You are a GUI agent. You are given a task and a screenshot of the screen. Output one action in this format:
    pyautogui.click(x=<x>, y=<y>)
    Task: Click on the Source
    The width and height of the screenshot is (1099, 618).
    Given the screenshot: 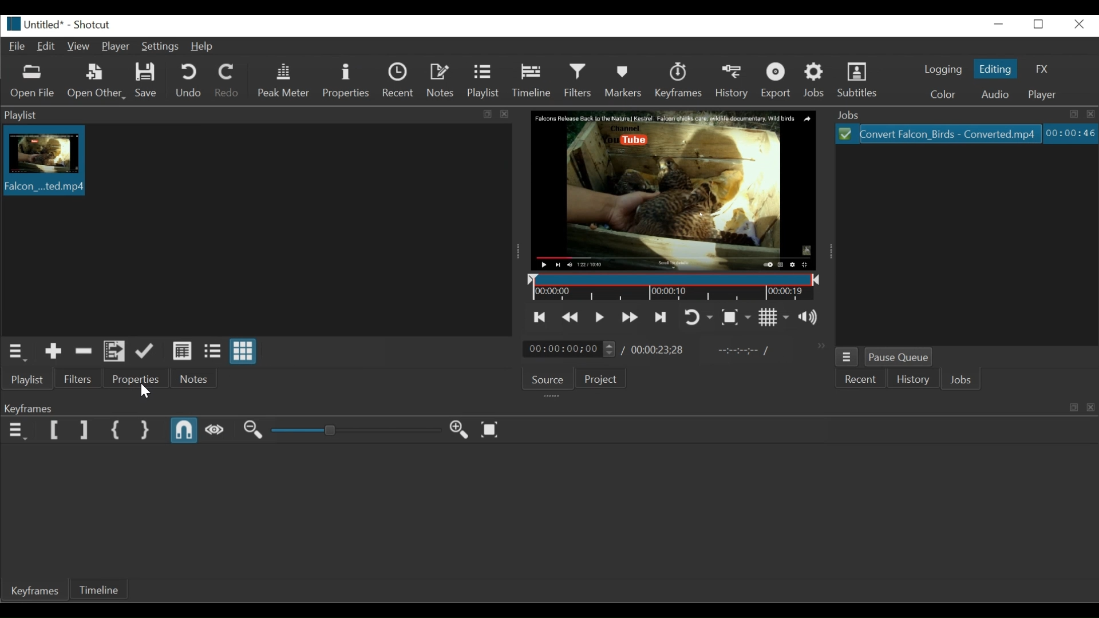 What is the action you would take?
    pyautogui.click(x=548, y=380)
    